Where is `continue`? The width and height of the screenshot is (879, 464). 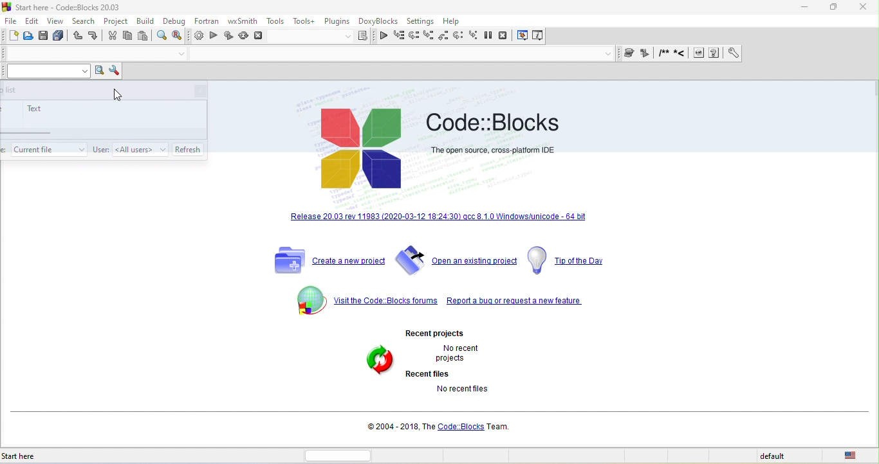 continue is located at coordinates (384, 37).